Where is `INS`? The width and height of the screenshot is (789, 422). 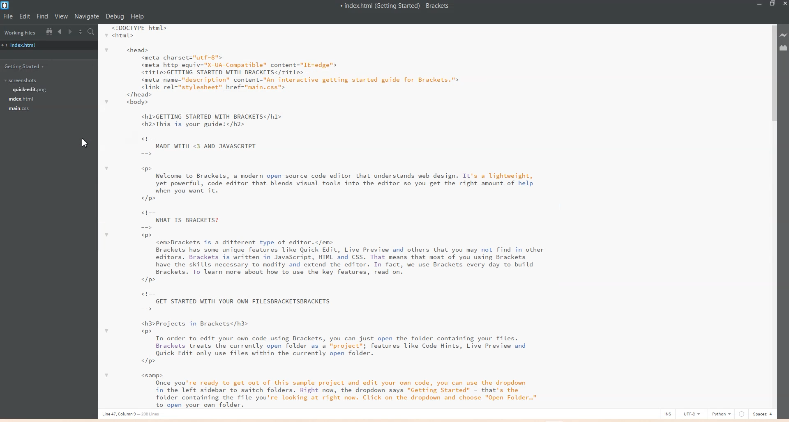 INS is located at coordinates (668, 413).